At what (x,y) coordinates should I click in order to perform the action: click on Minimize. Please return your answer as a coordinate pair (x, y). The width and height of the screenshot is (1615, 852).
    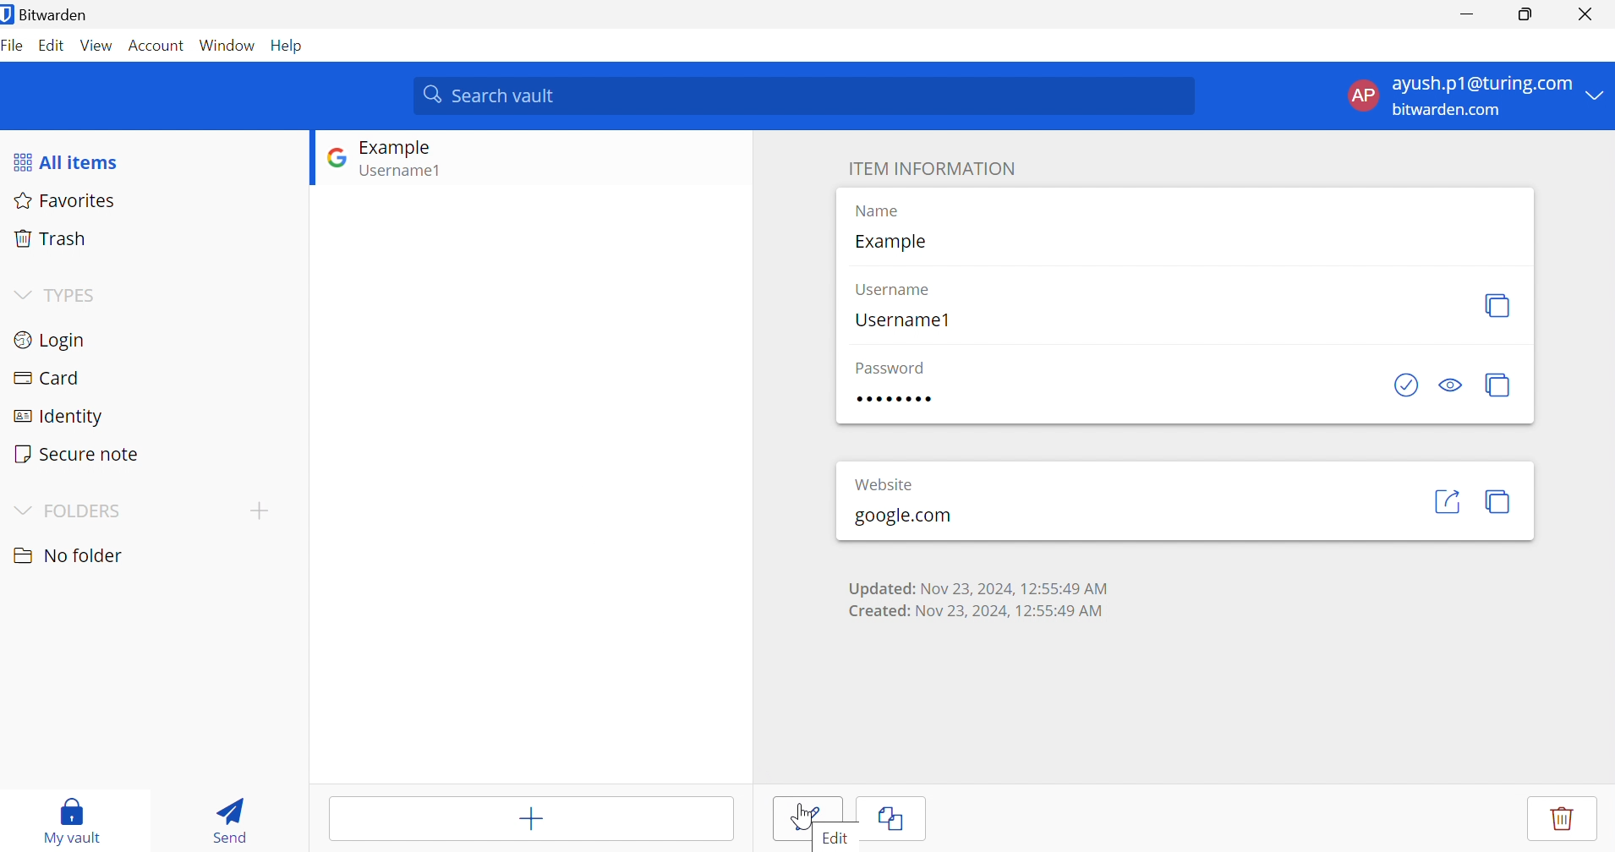
    Looking at the image, I should click on (1464, 14).